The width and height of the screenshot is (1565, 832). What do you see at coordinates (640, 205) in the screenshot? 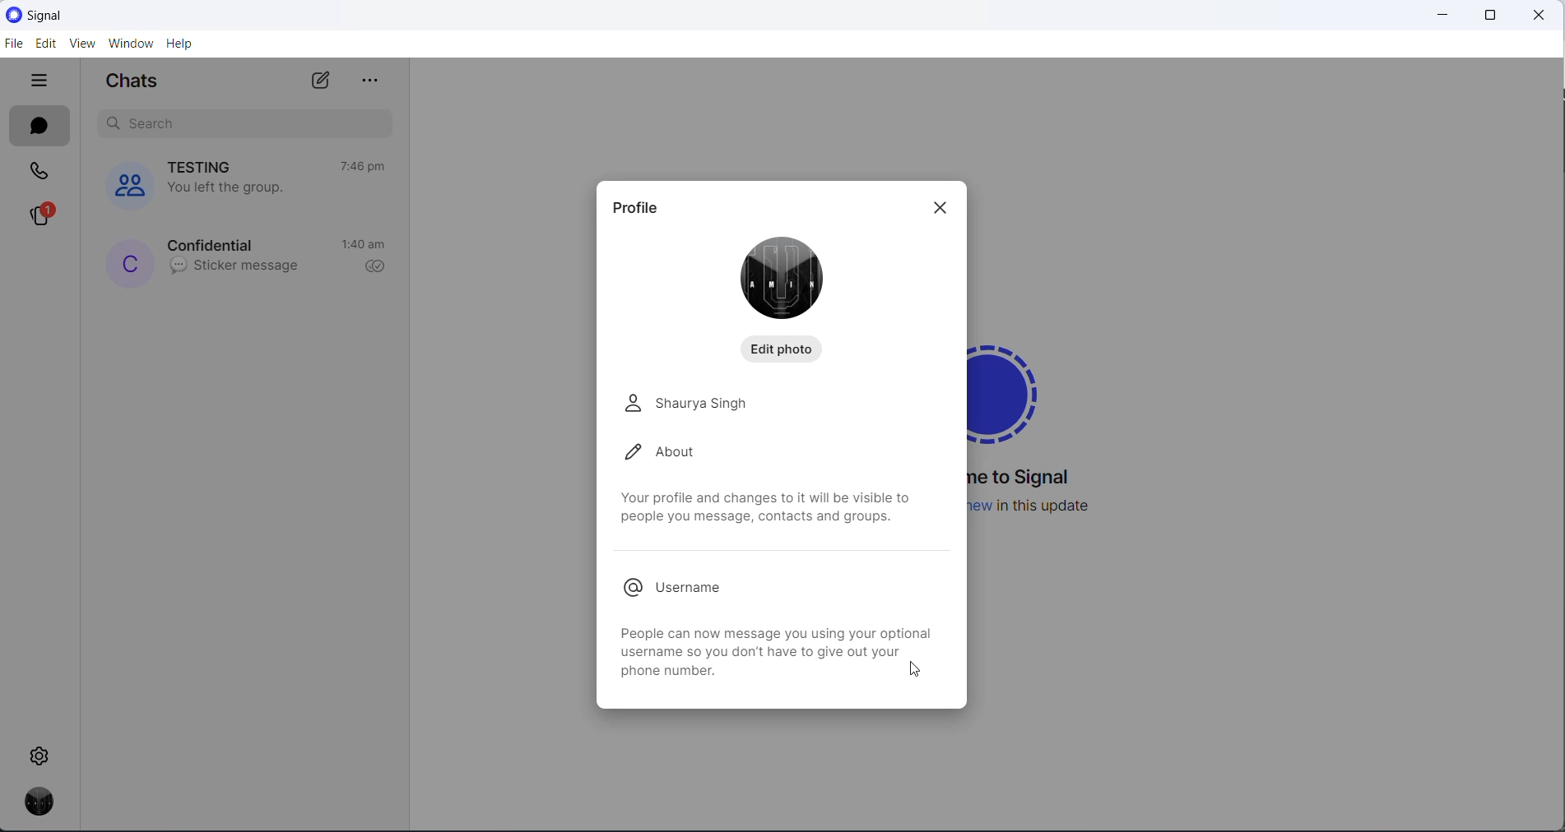
I see `profile` at bounding box center [640, 205].